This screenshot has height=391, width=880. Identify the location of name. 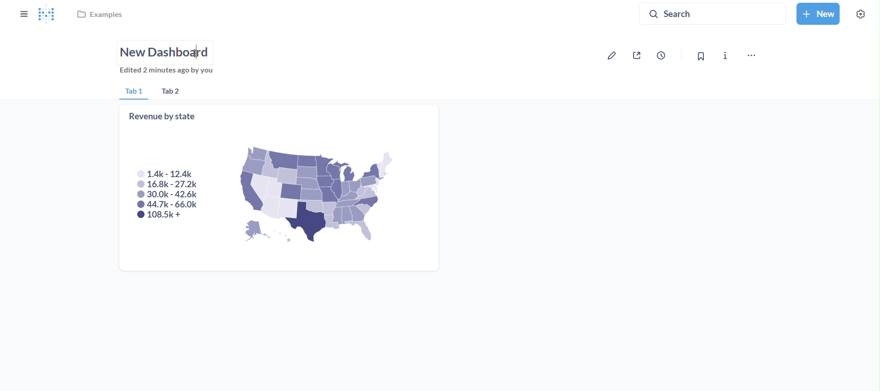
(167, 50).